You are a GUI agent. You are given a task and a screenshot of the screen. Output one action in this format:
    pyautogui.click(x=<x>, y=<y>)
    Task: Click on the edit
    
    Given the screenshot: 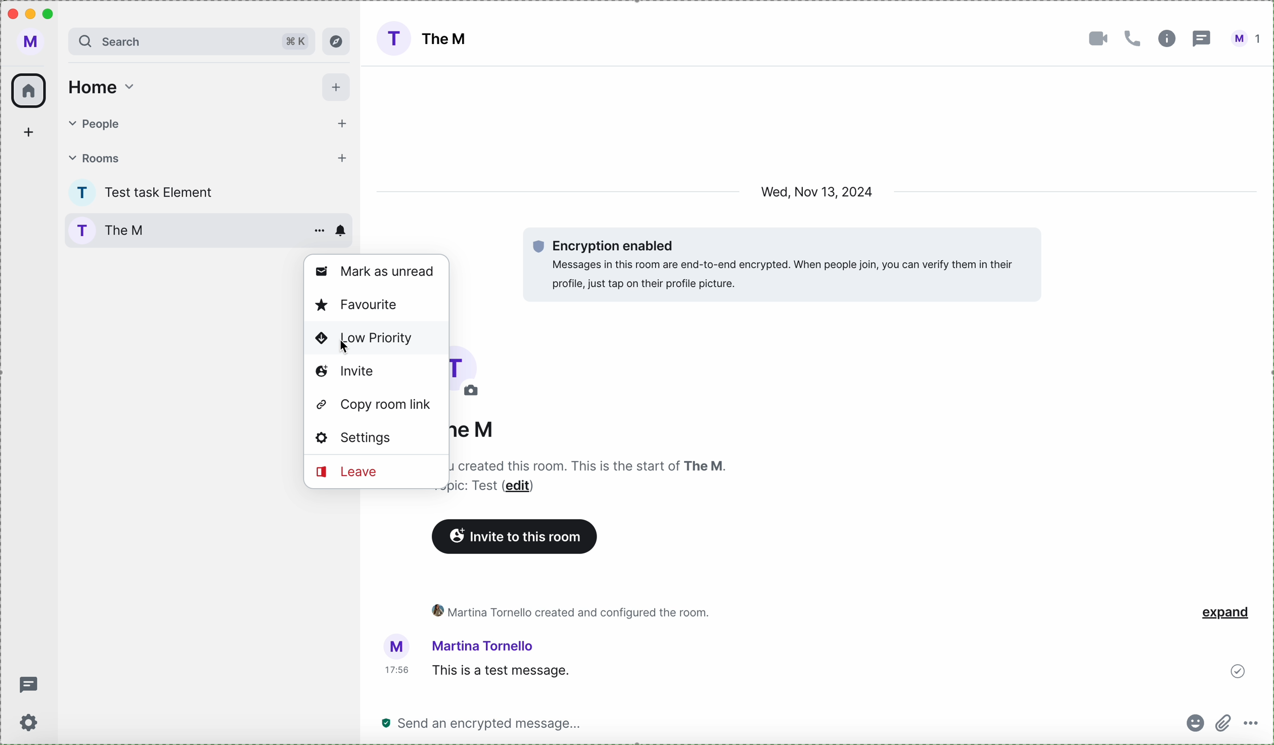 What is the action you would take?
    pyautogui.click(x=526, y=489)
    